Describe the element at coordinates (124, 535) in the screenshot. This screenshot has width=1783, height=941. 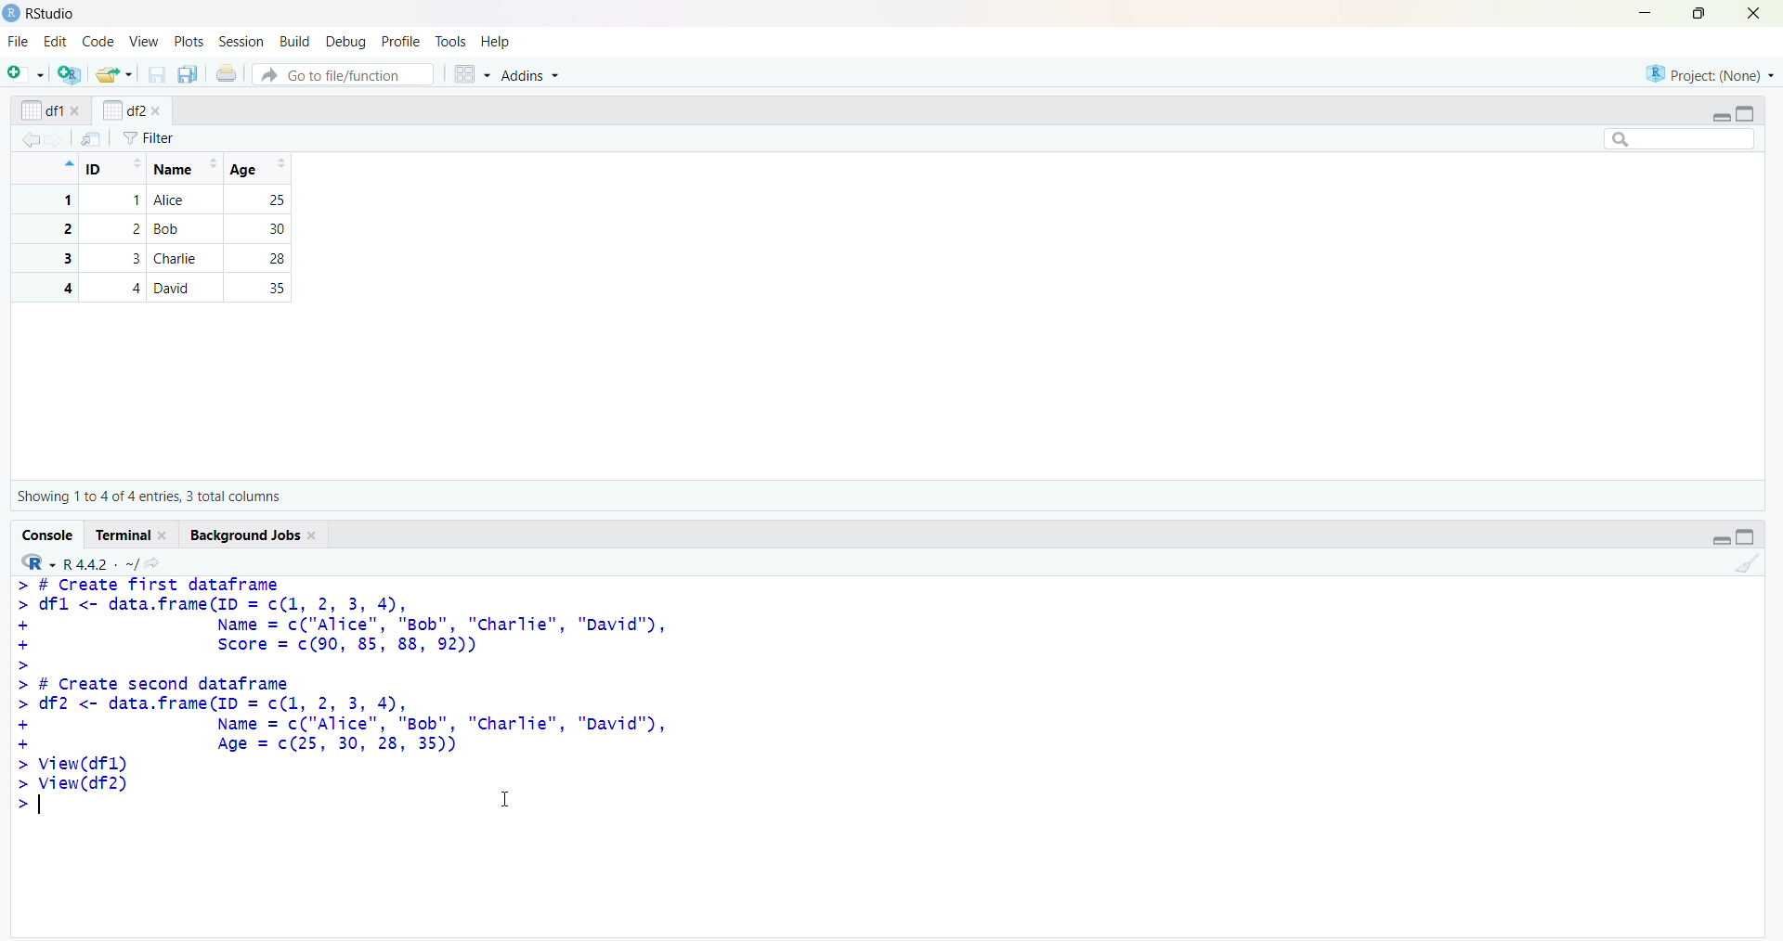
I see `Terminal` at that location.